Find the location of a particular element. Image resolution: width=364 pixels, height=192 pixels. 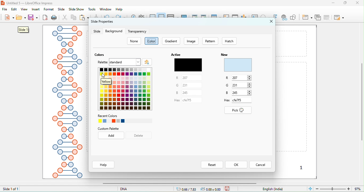

slide is located at coordinates (97, 31).